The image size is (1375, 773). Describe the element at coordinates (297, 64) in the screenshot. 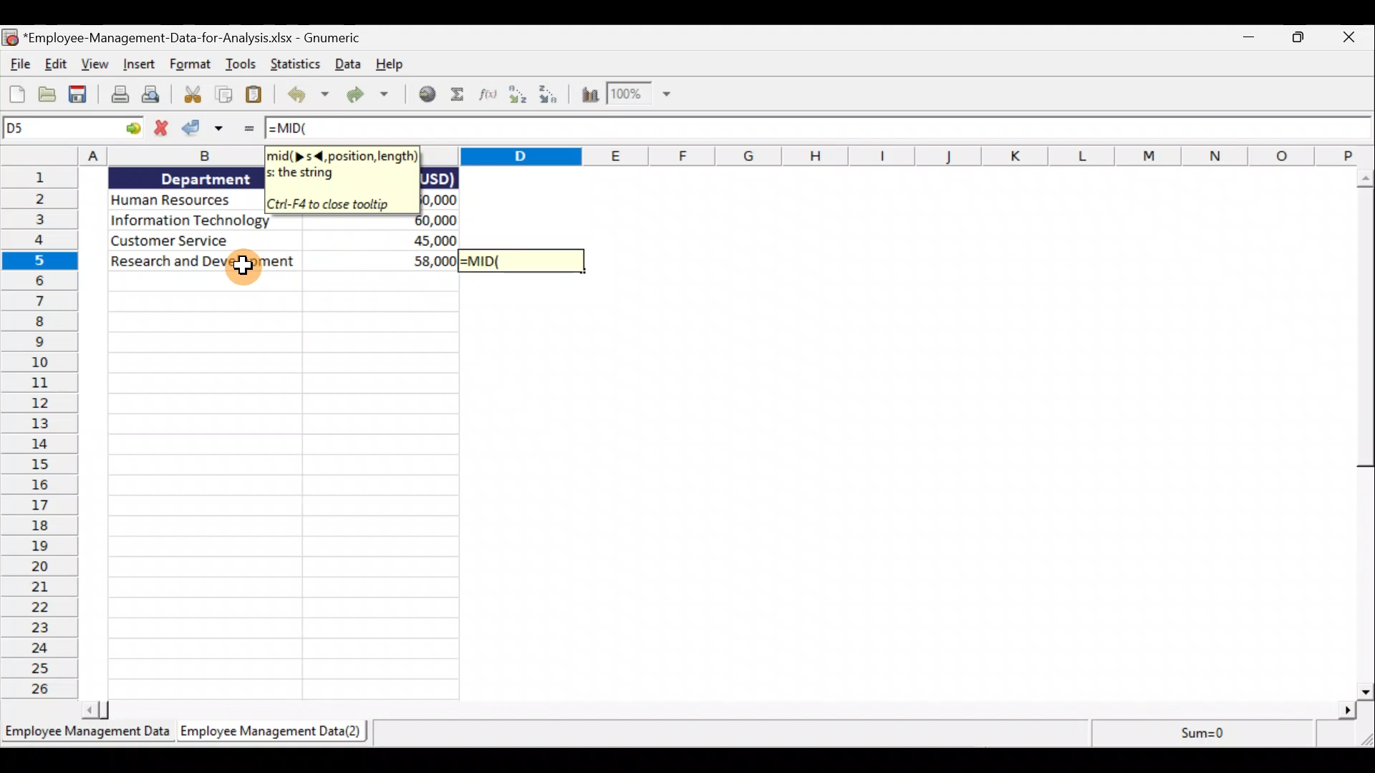

I see `Statistics` at that location.